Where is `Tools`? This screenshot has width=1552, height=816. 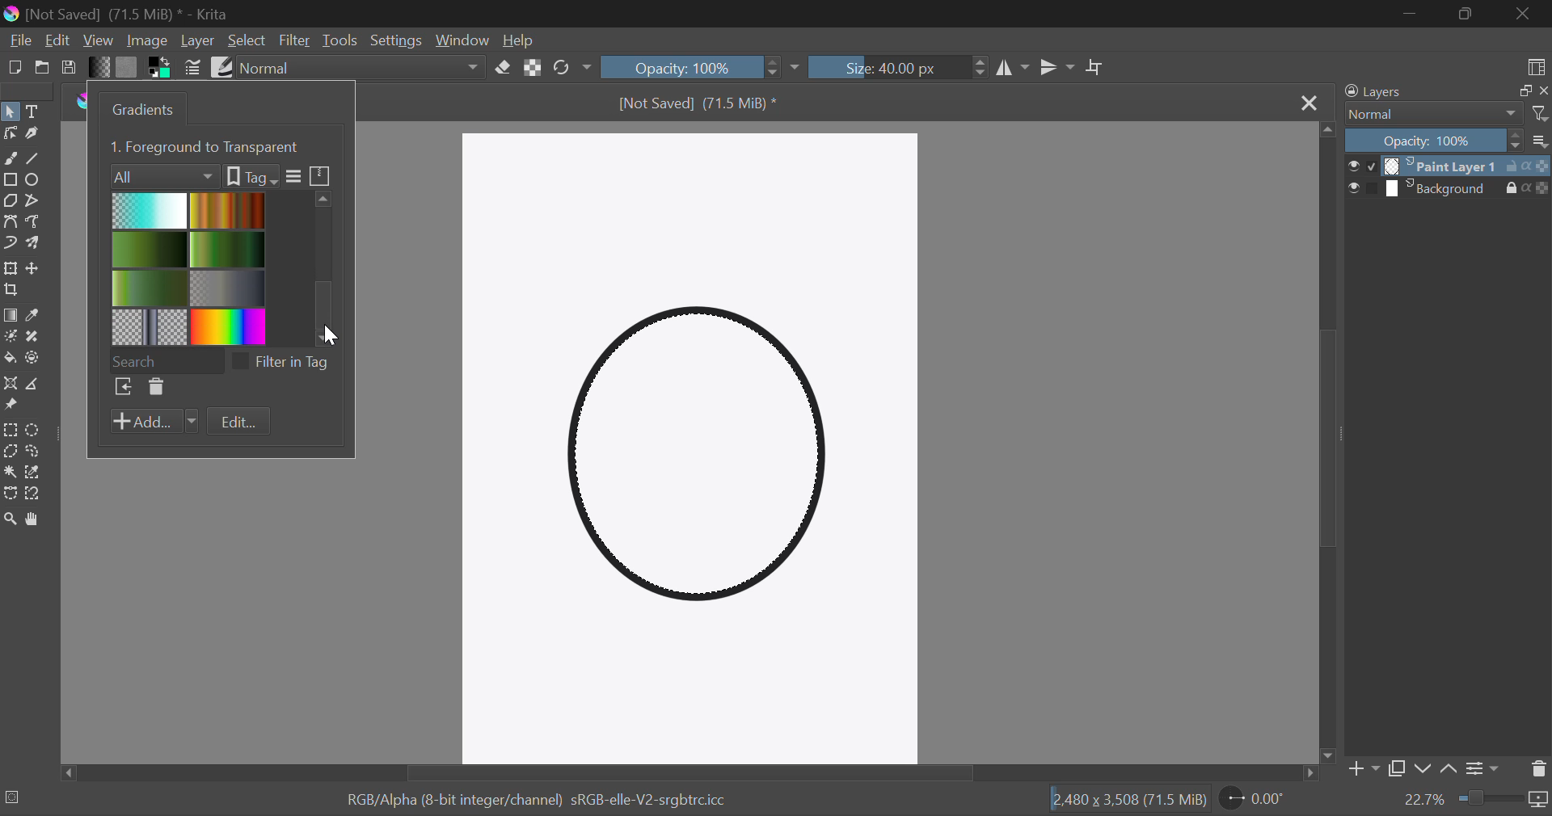
Tools is located at coordinates (340, 40).